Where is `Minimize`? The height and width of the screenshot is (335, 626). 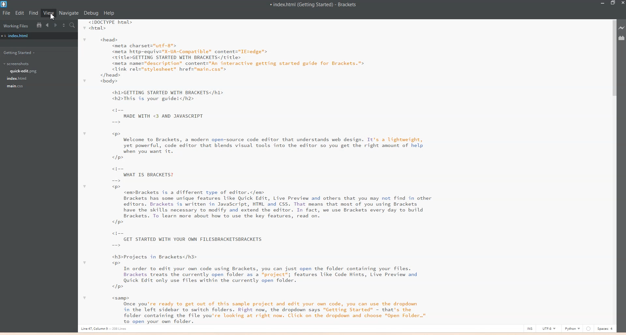 Minimize is located at coordinates (603, 3).